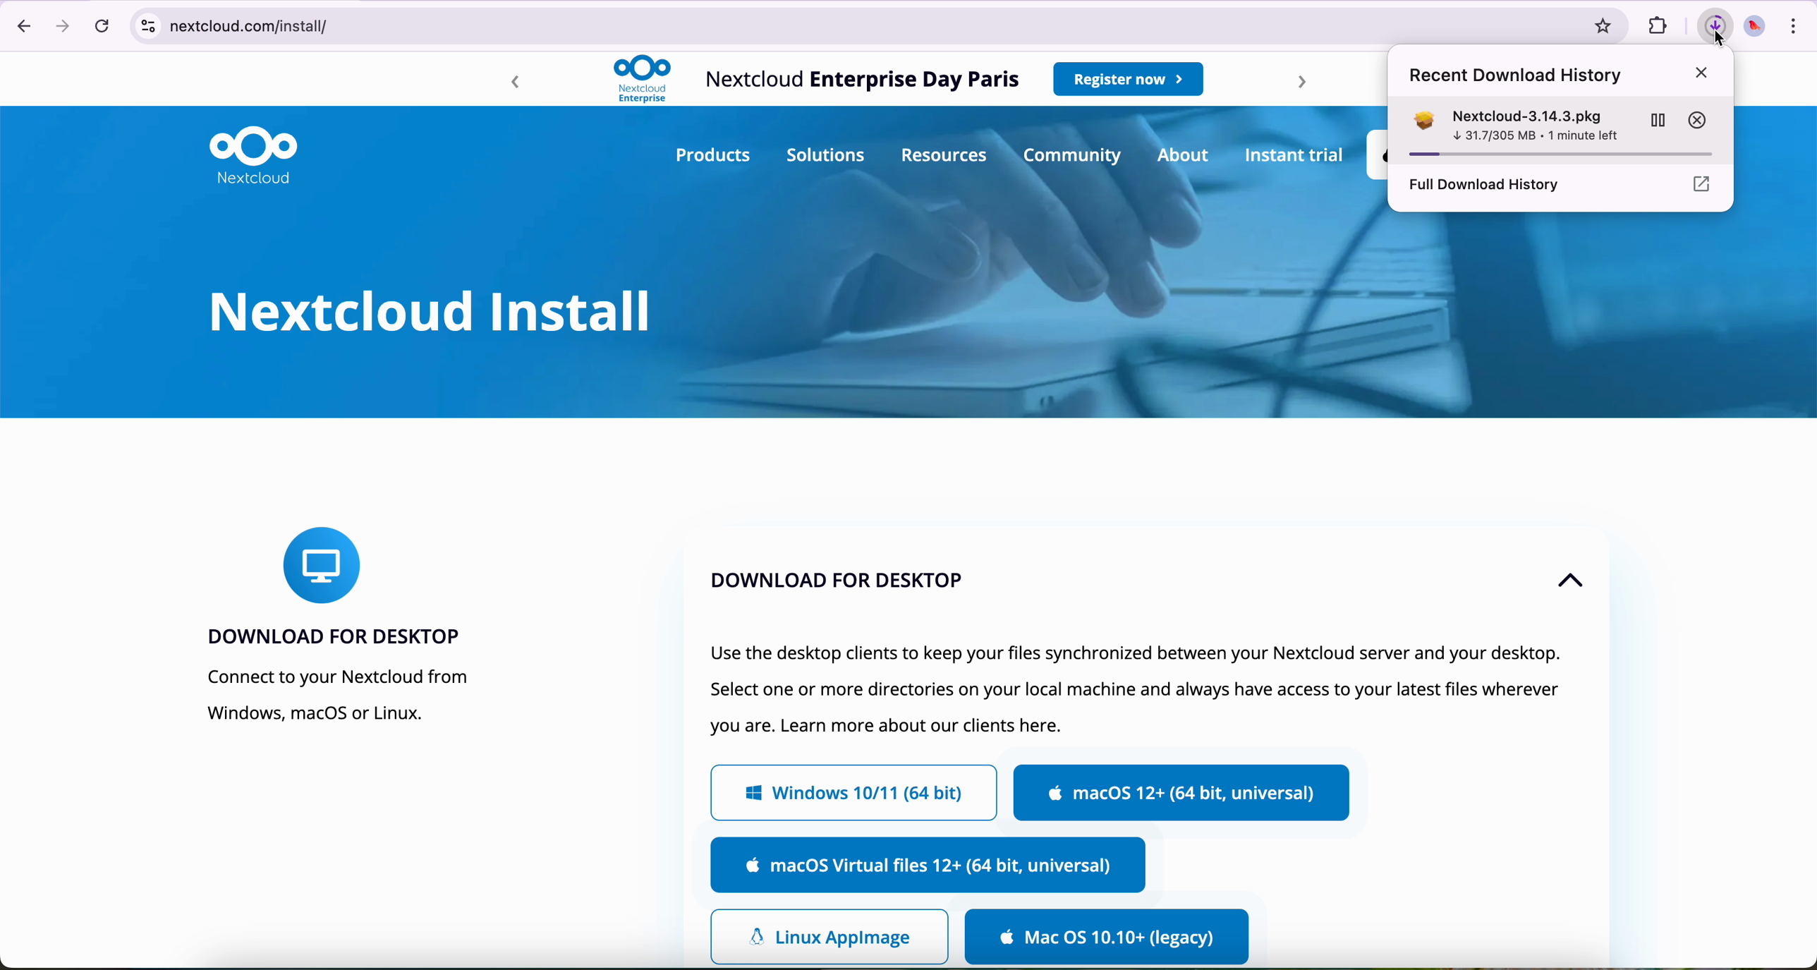  Describe the element at coordinates (1143, 688) in the screenshot. I see `text of tab` at that location.